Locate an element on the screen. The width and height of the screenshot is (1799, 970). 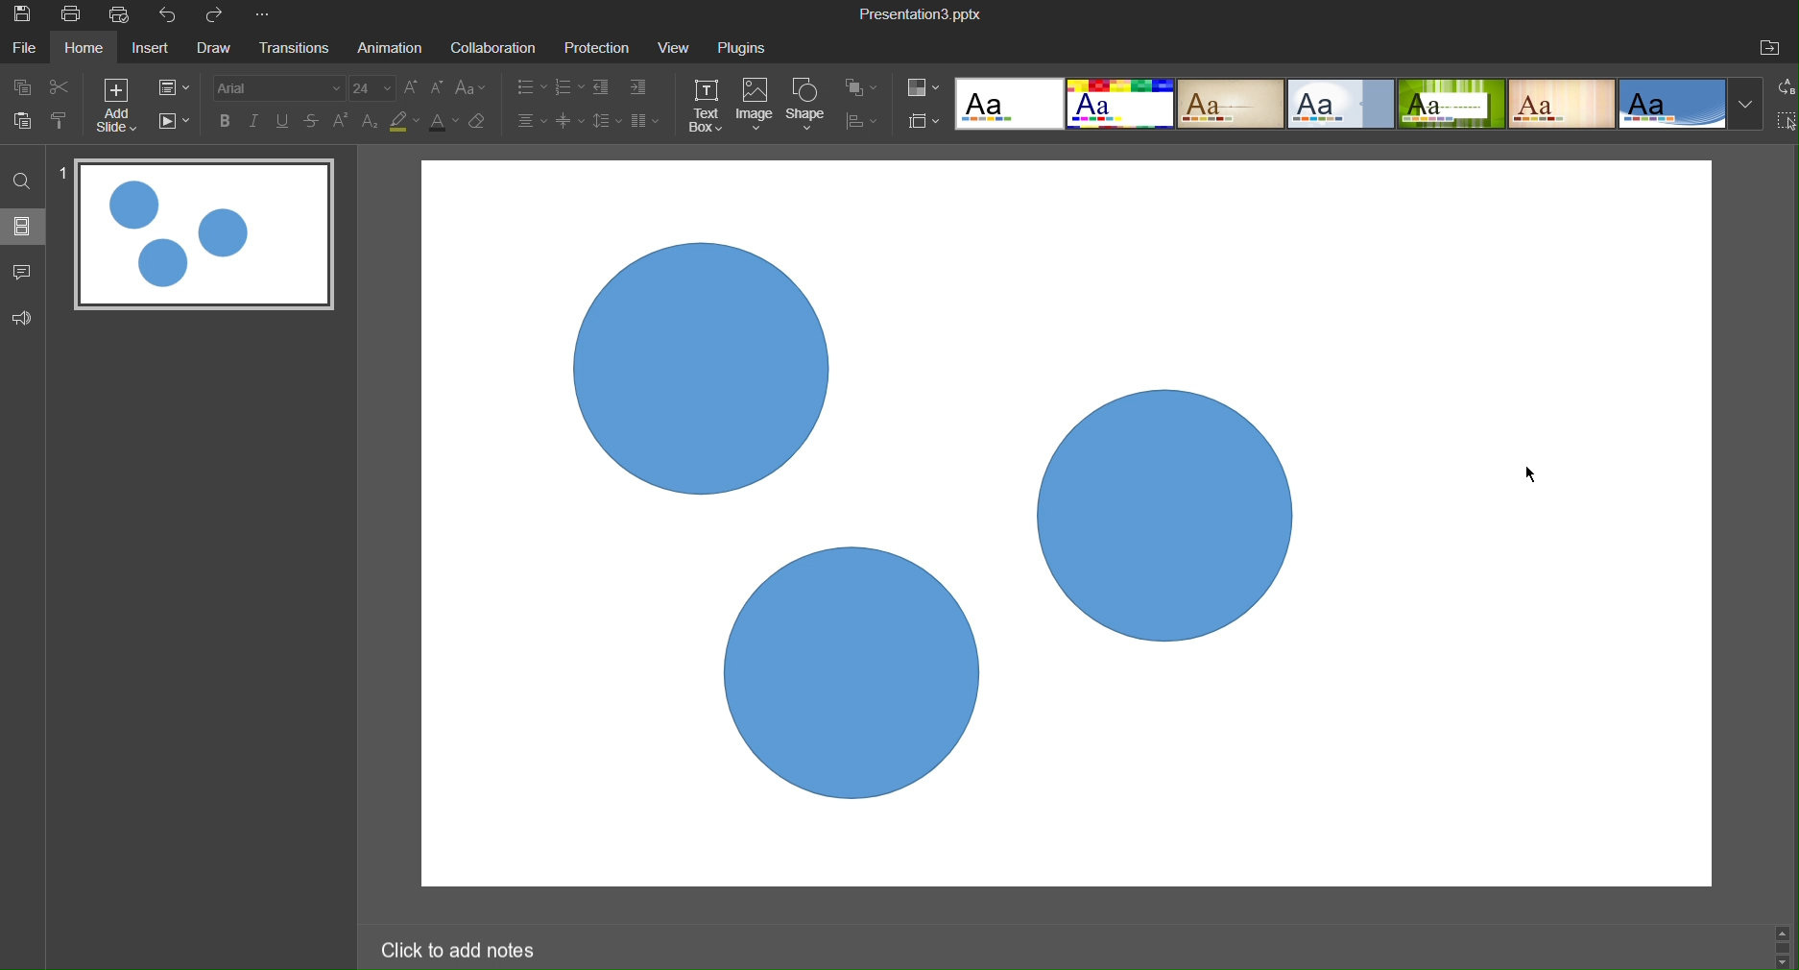
Text Color is located at coordinates (443, 125).